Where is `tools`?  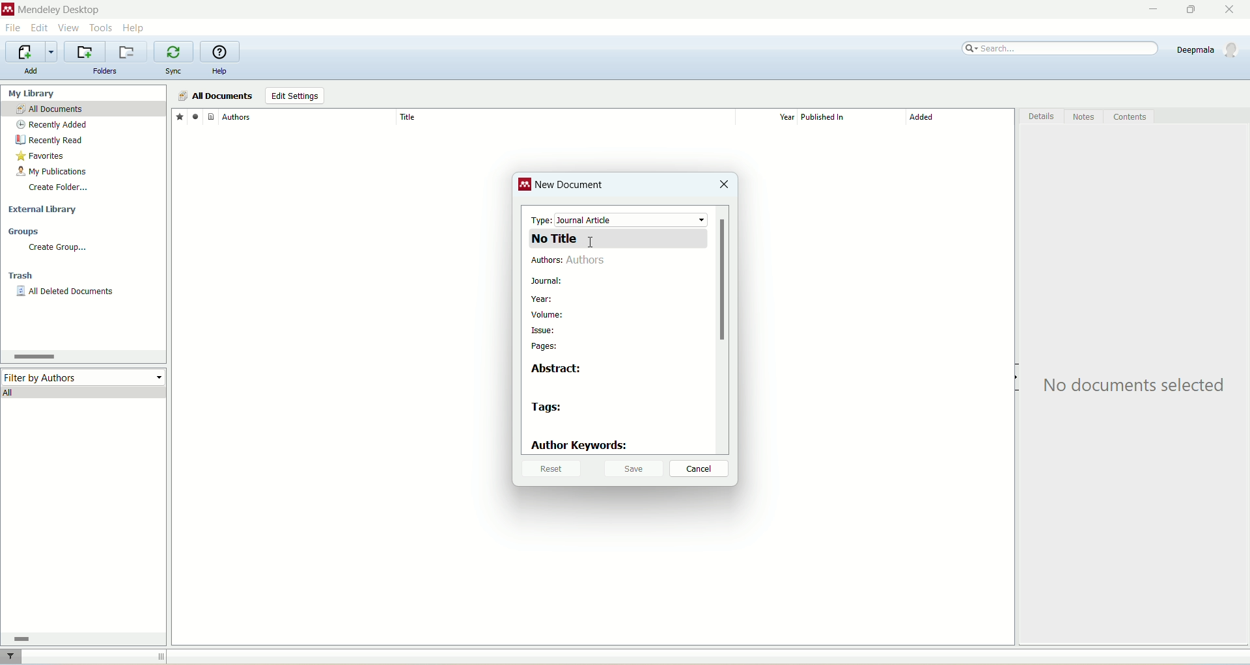
tools is located at coordinates (102, 27).